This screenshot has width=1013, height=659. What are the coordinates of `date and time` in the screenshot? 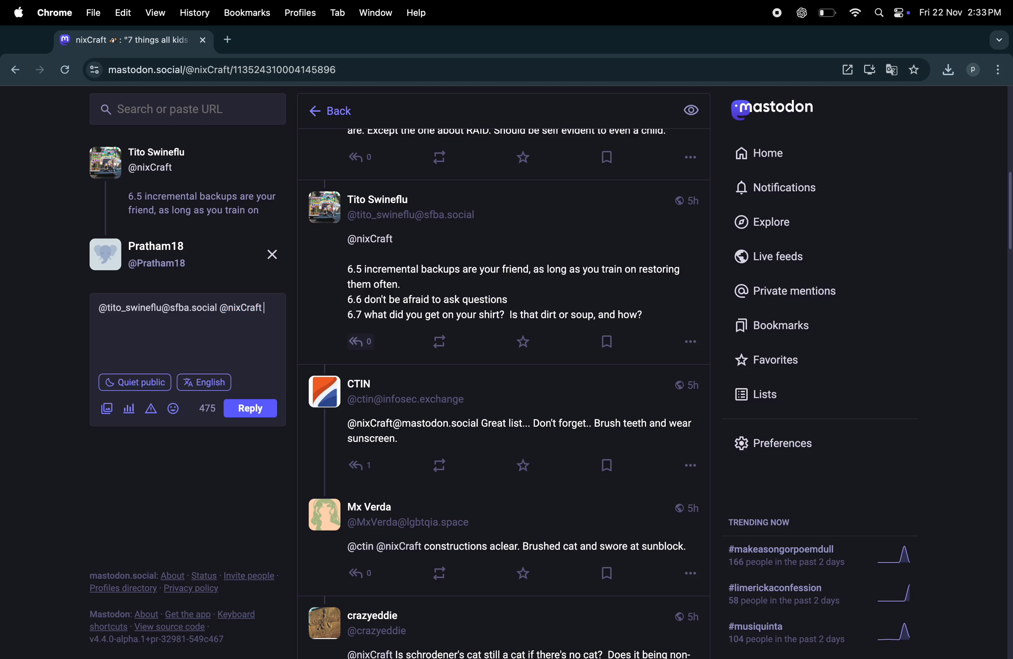 It's located at (963, 10).